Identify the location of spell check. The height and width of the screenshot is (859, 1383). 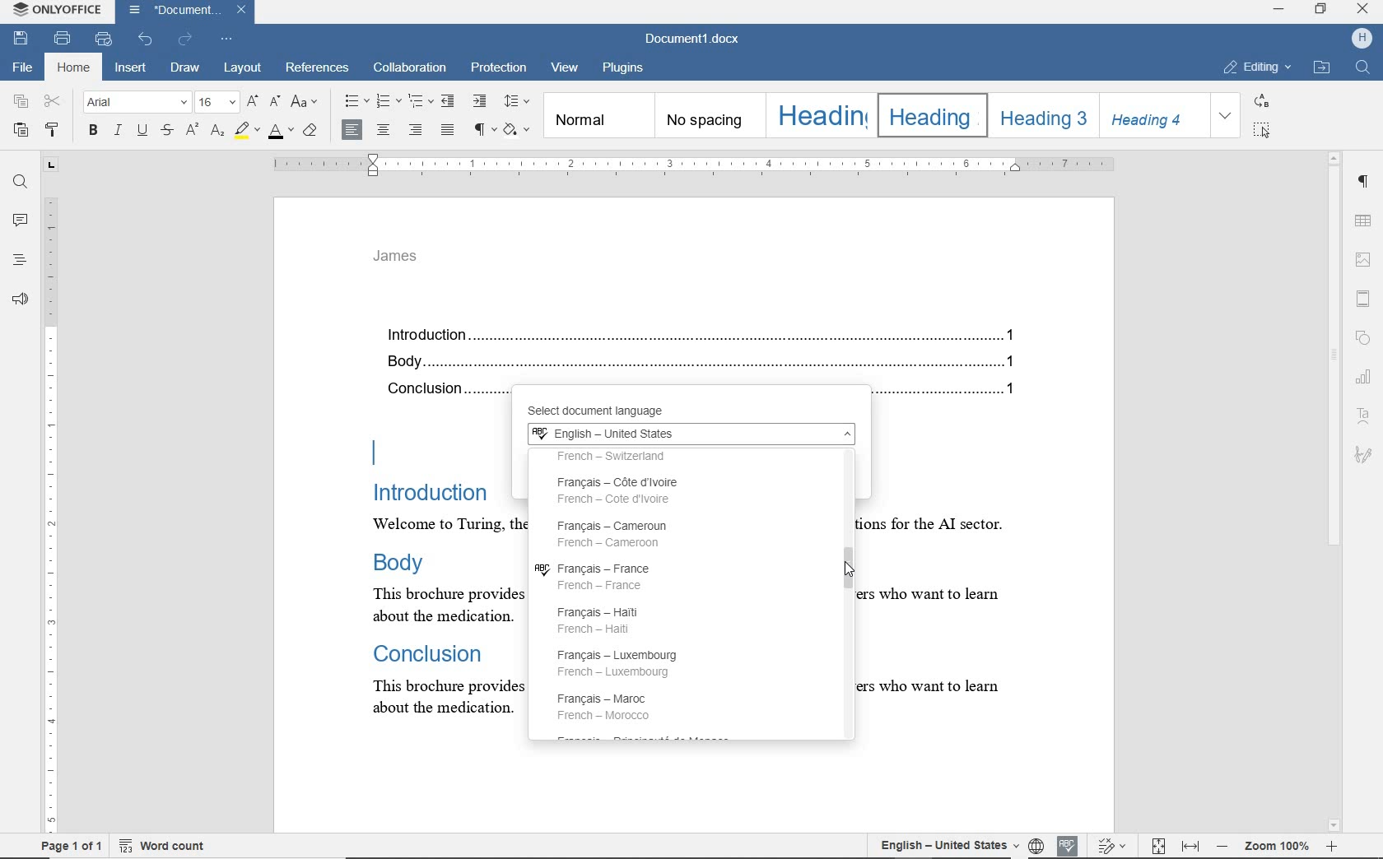
(1064, 843).